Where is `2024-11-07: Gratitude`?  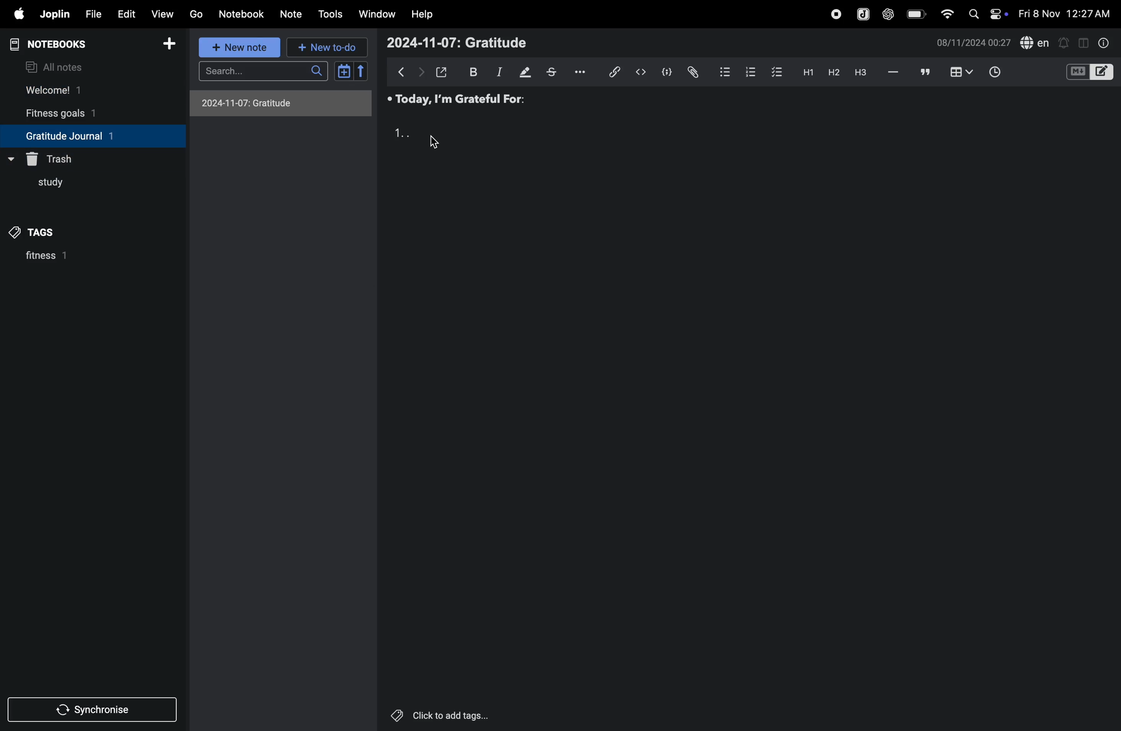
2024-11-07: Gratitude is located at coordinates (280, 104).